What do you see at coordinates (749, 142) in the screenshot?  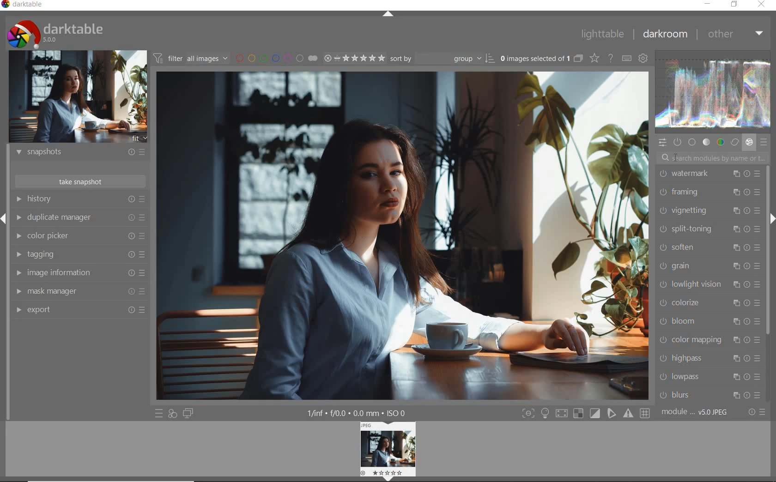 I see `effect` at bounding box center [749, 142].